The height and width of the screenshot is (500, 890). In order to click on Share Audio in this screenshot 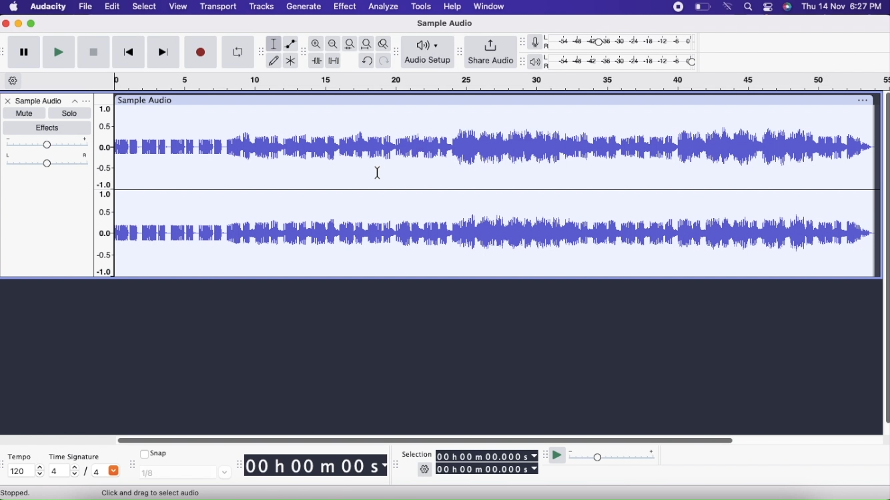, I will do `click(491, 53)`.